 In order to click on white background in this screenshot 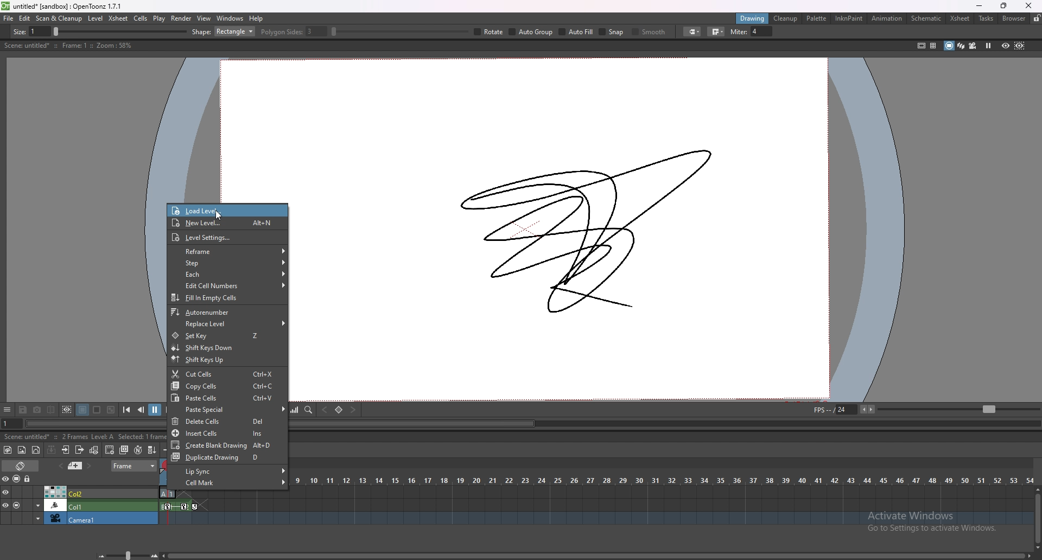, I will do `click(96, 410)`.